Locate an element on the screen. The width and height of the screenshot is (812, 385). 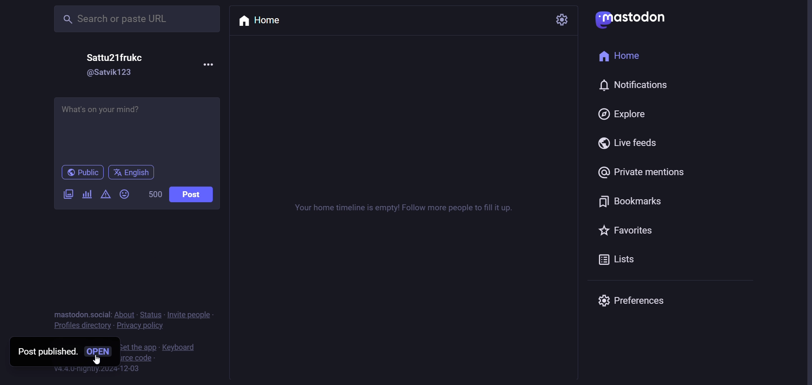
notification is located at coordinates (635, 86).